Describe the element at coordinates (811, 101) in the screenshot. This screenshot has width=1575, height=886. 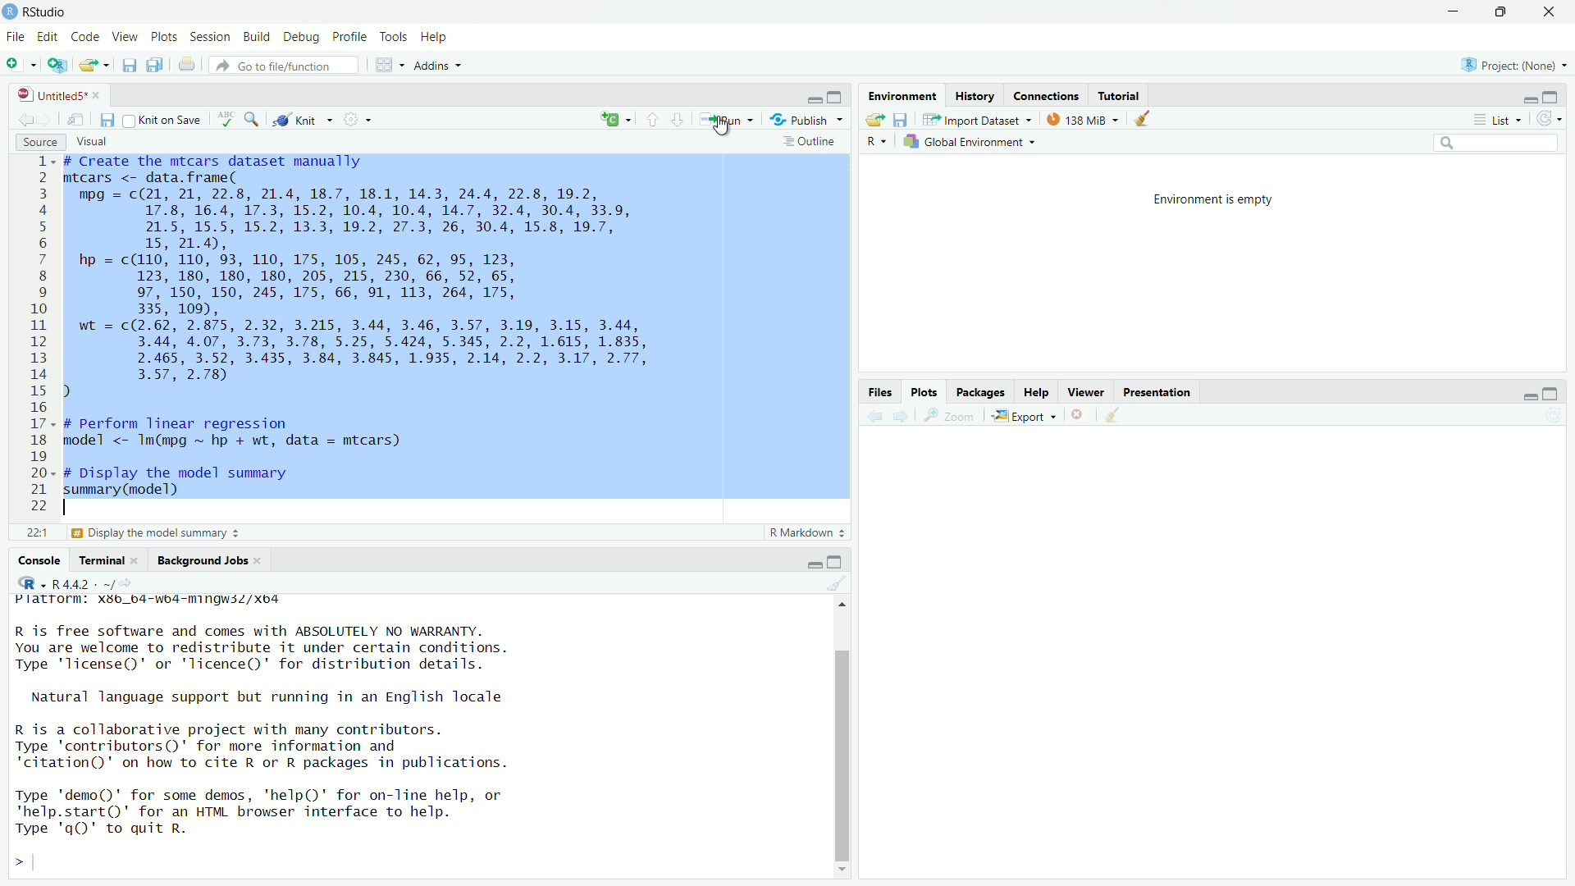
I see `minimize` at that location.